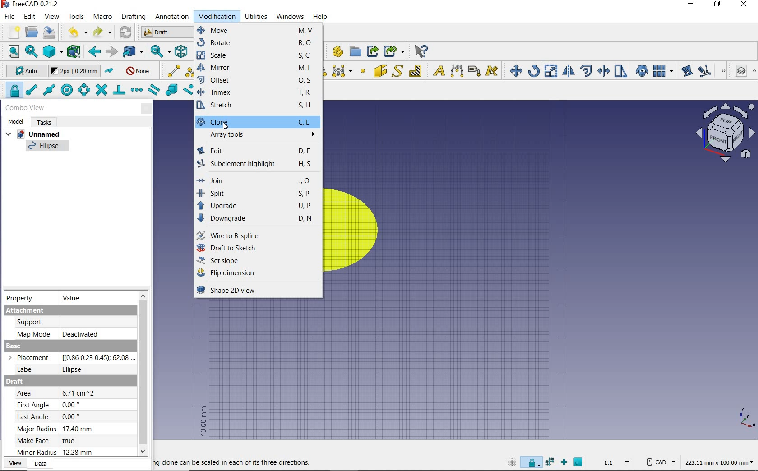 The height and width of the screenshot is (471, 758). What do you see at coordinates (181, 52) in the screenshot?
I see `isometric` at bounding box center [181, 52].